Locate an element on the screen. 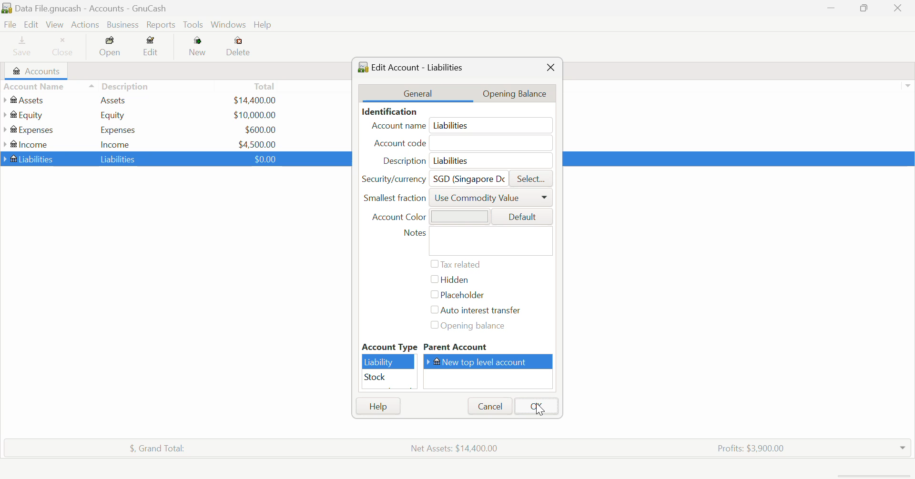 The image size is (915, 479). Reports is located at coordinates (163, 25).